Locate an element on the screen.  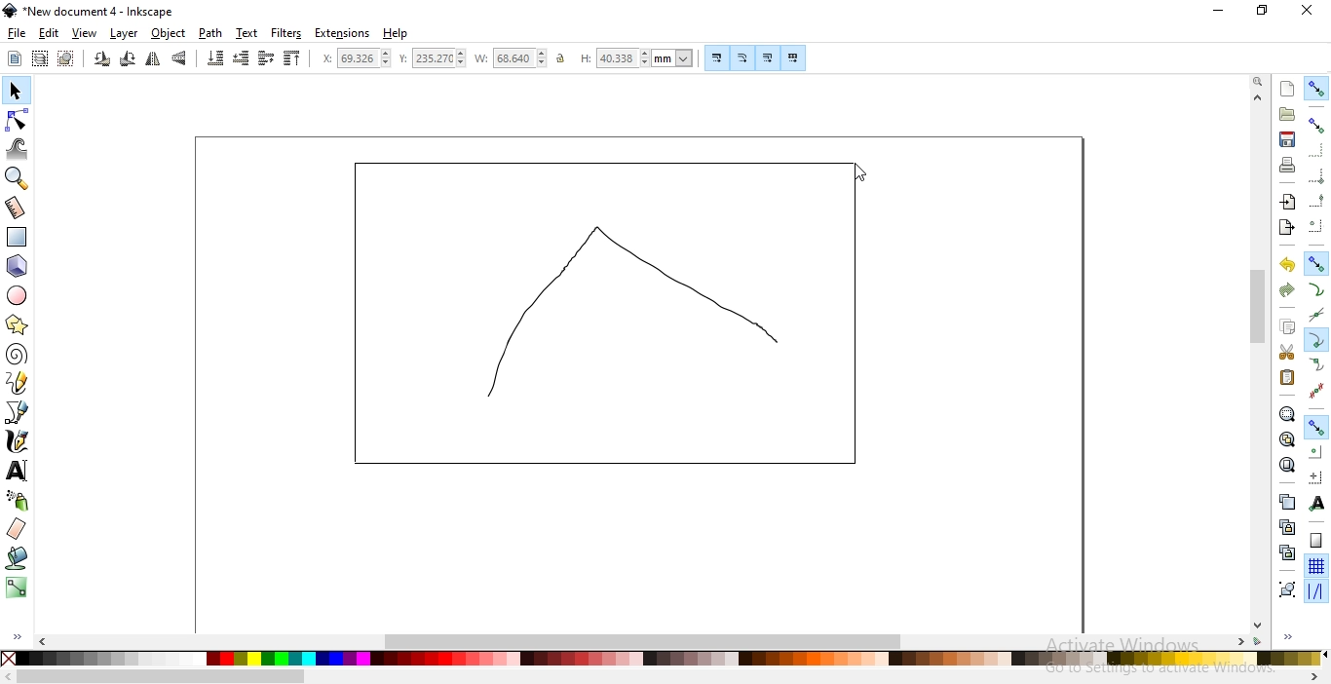
select and transform objects is located at coordinates (18, 92).